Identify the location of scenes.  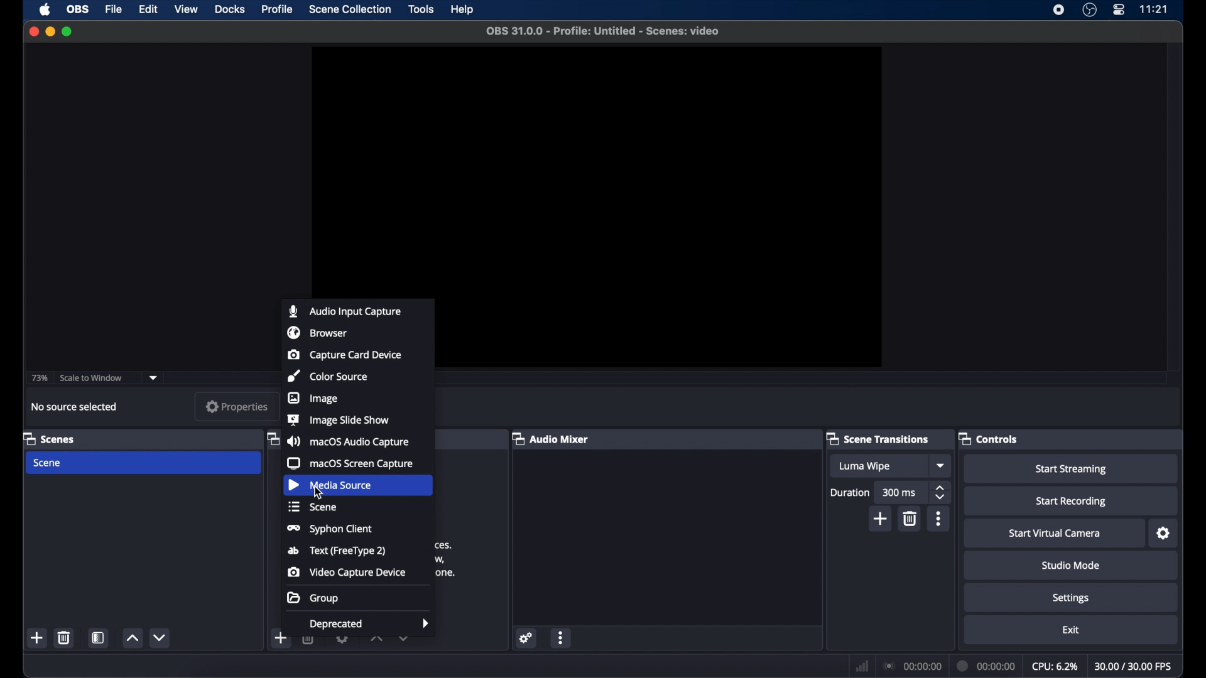
(50, 438).